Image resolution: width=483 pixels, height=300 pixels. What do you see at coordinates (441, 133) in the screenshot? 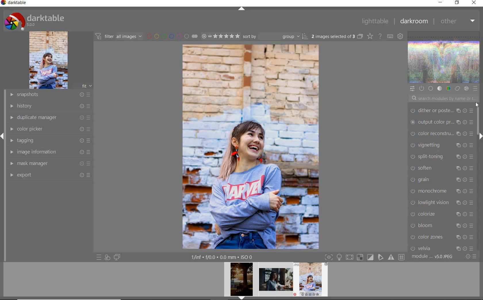
I see `tone equalizer` at bounding box center [441, 133].